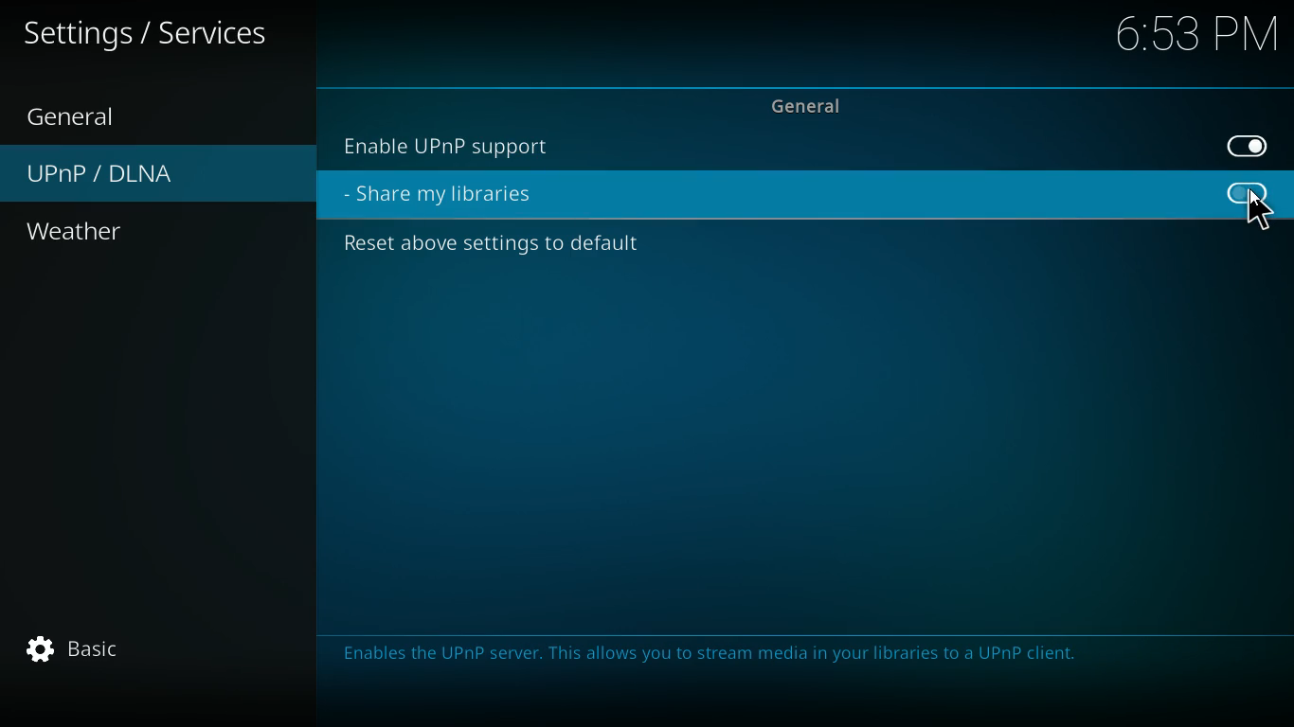 This screenshot has height=727, width=1294. I want to click on basic, so click(108, 649).